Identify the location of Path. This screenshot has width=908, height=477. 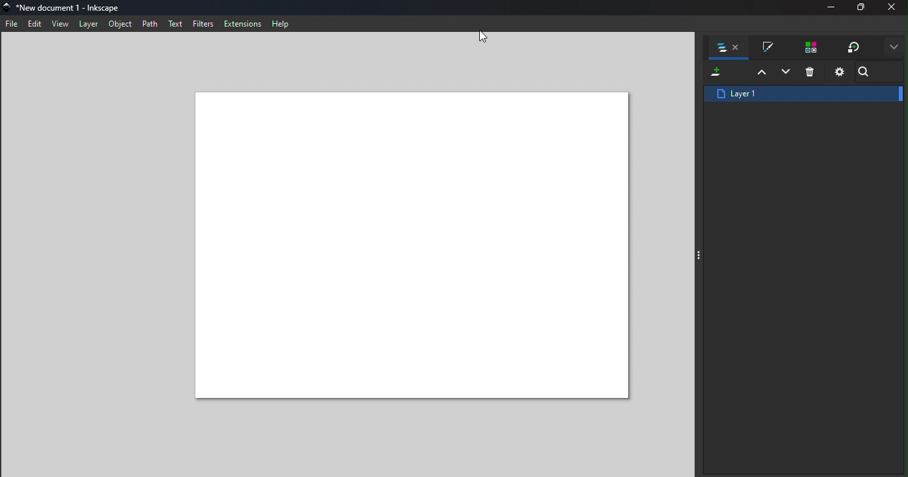
(148, 23).